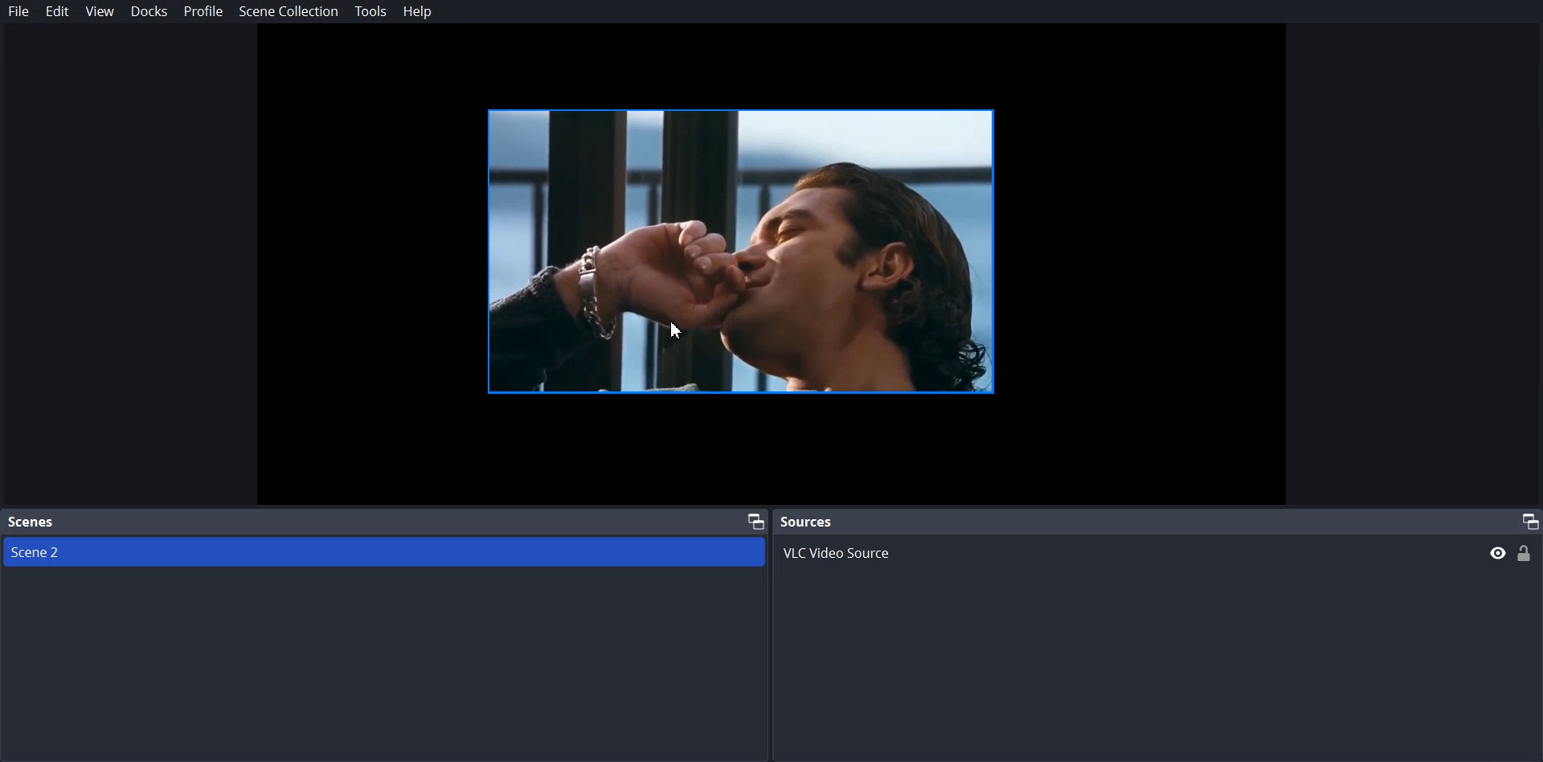 This screenshot has height=762, width=1543. Describe the element at coordinates (383, 551) in the screenshot. I see `Scene file` at that location.